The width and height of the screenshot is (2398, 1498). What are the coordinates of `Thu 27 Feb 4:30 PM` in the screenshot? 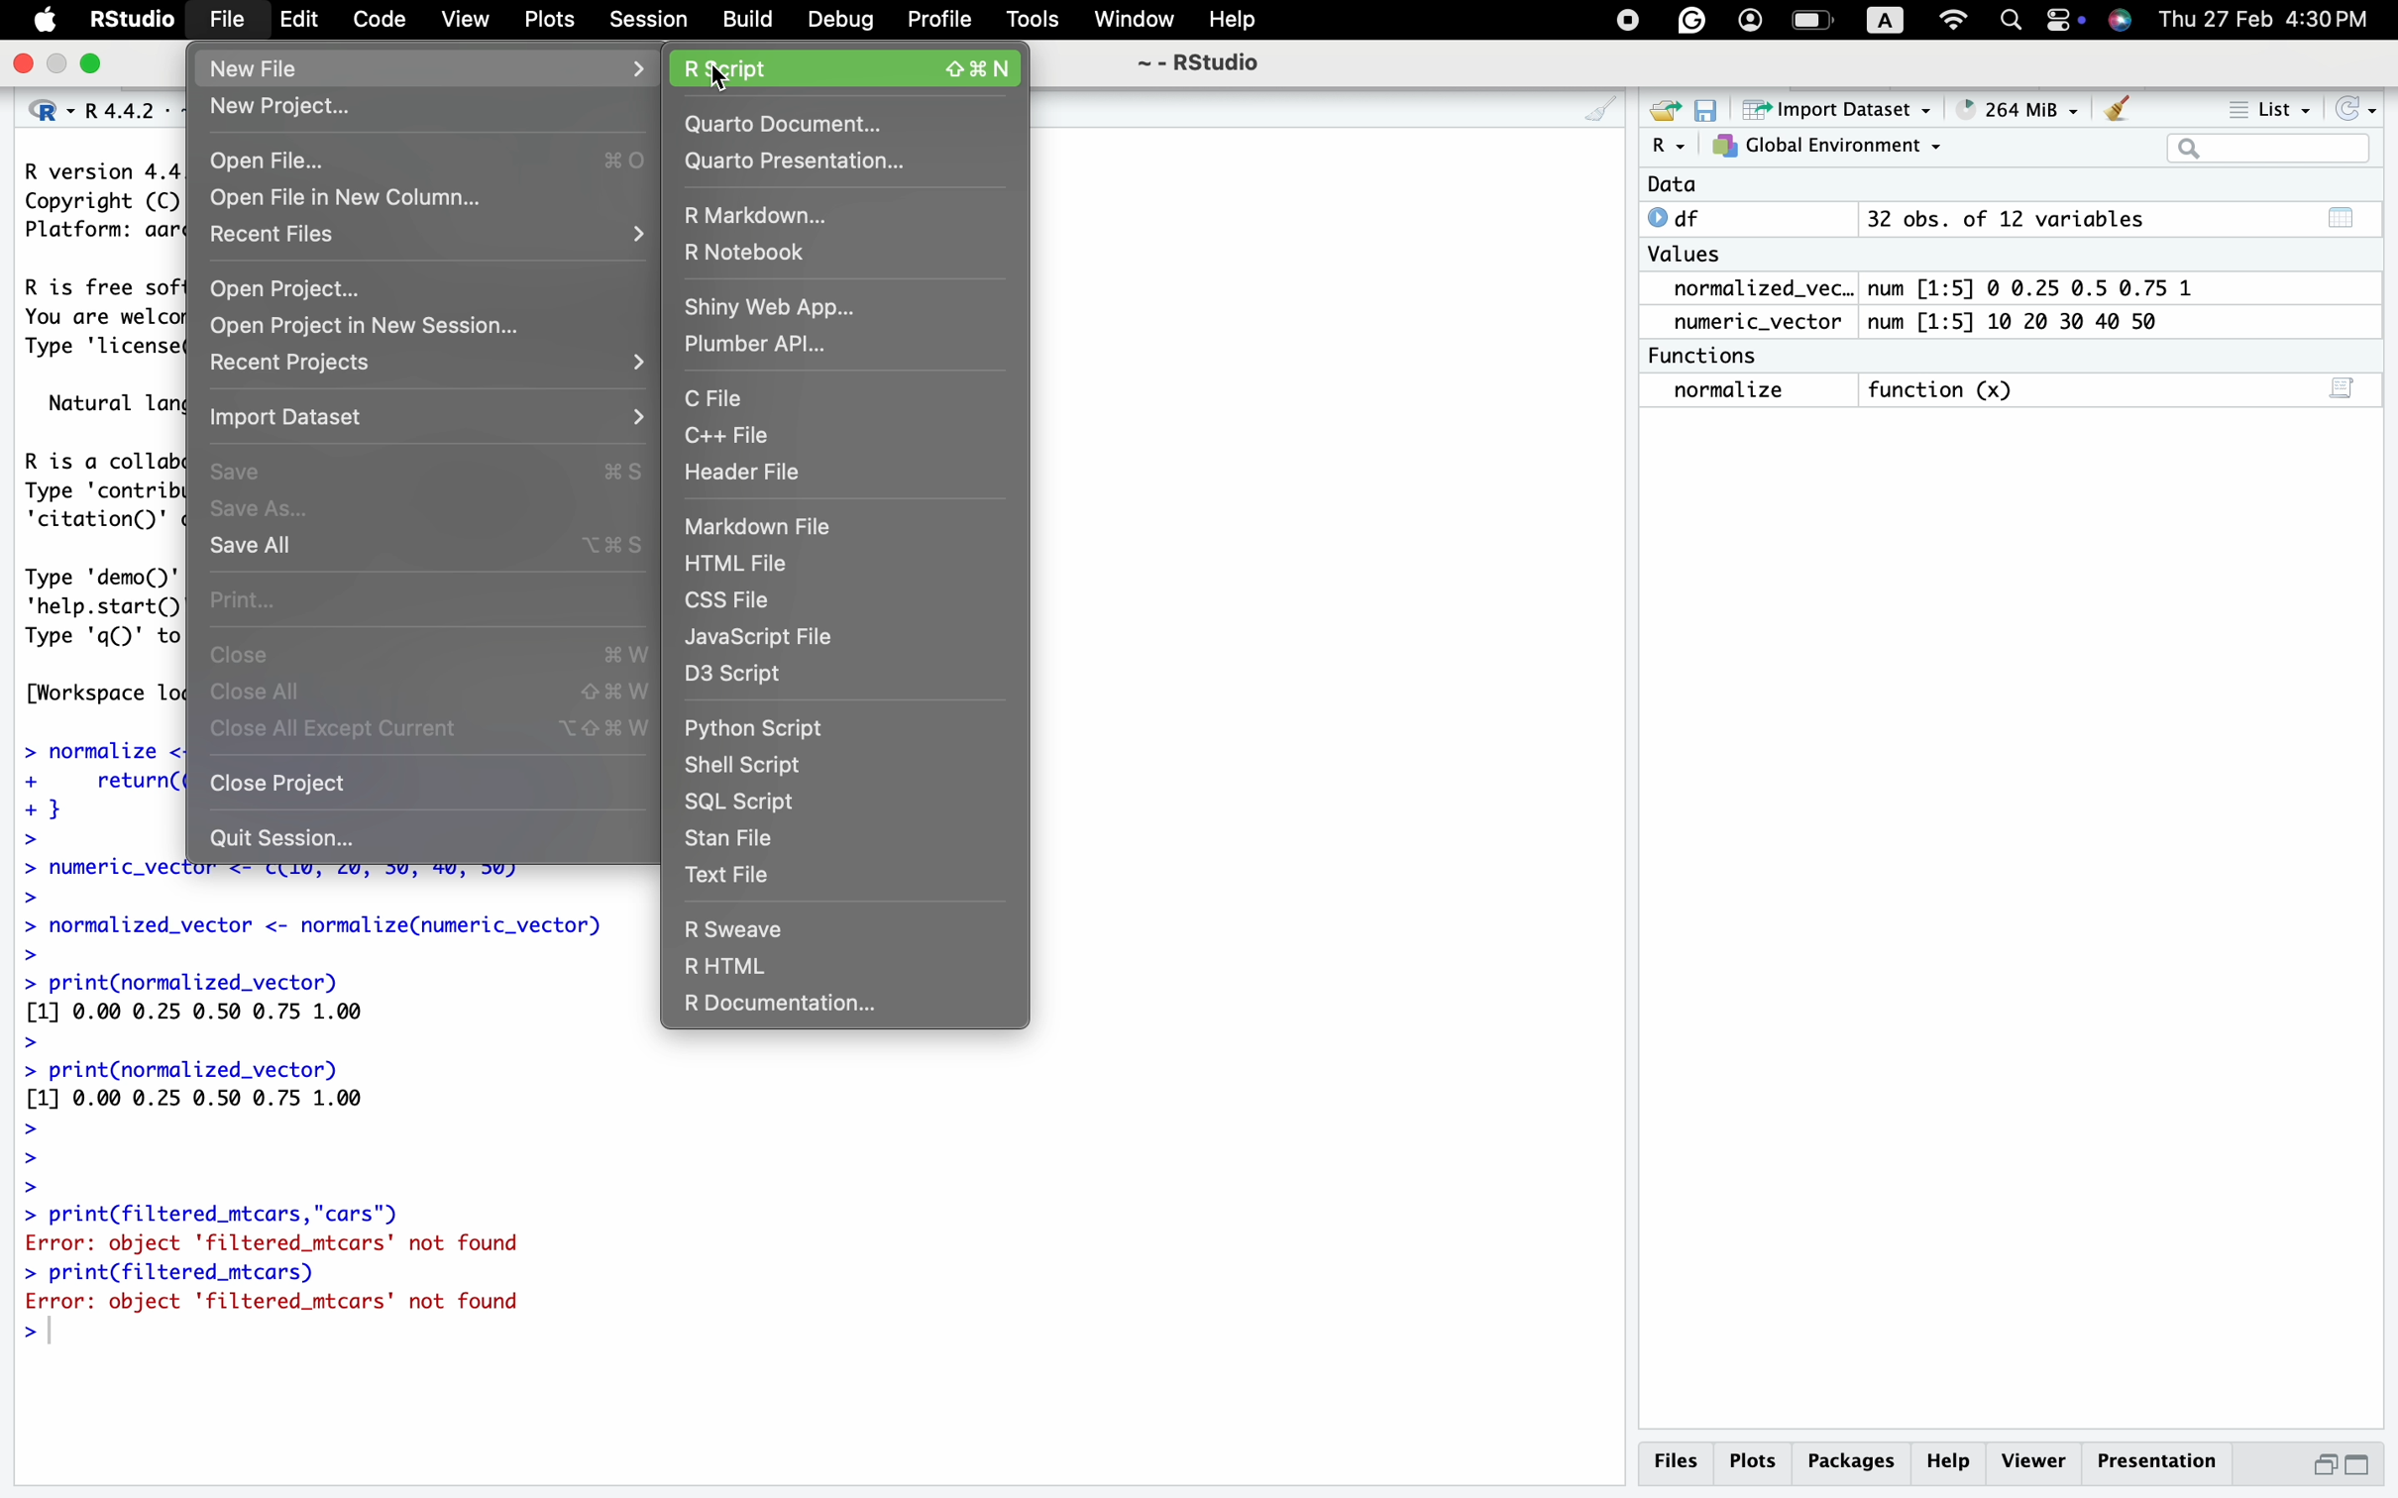 It's located at (2272, 19).